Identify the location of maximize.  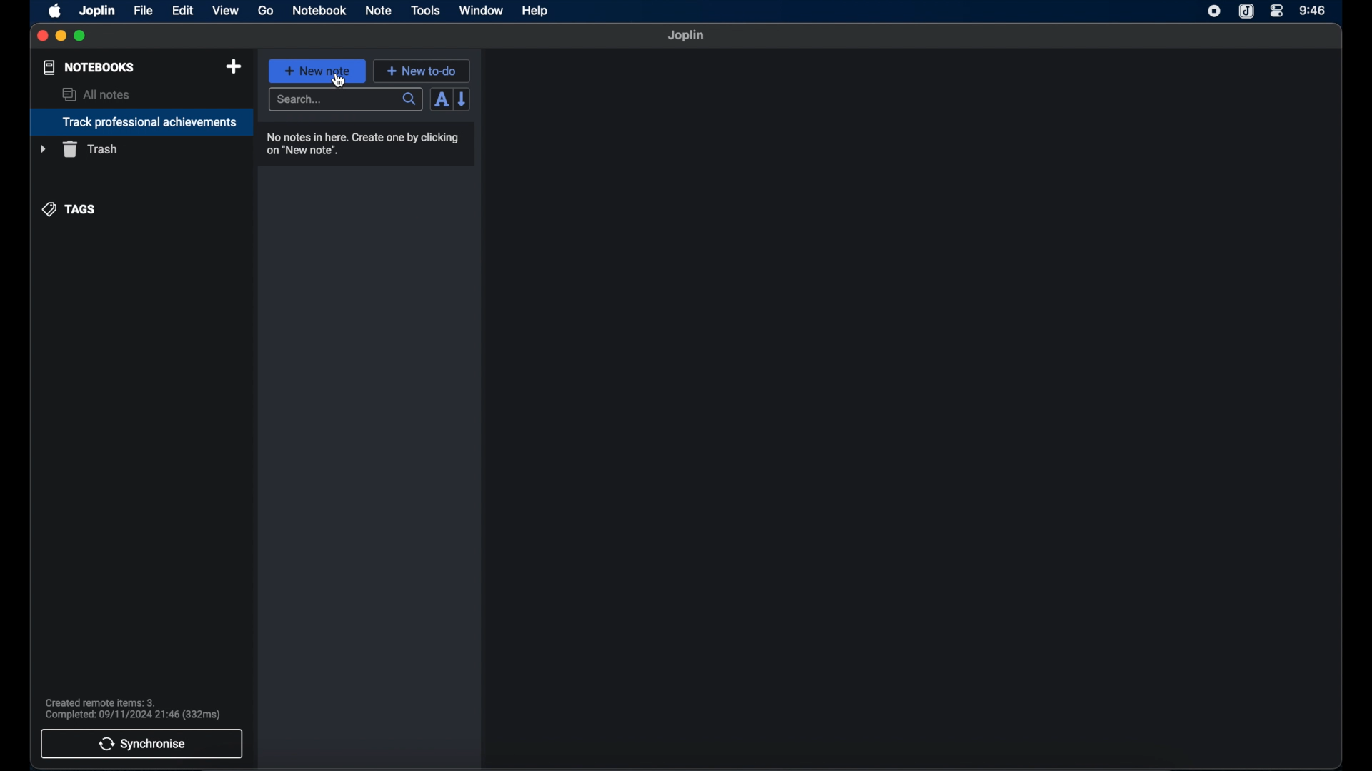
(81, 36).